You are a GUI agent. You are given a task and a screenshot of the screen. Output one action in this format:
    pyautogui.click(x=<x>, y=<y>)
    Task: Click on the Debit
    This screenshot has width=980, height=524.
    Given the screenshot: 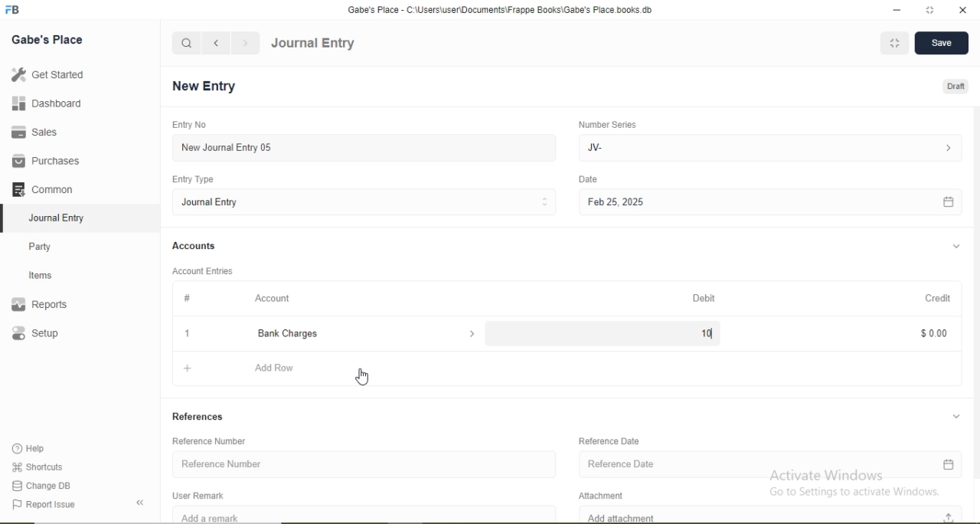 What is the action you would take?
    pyautogui.click(x=706, y=299)
    